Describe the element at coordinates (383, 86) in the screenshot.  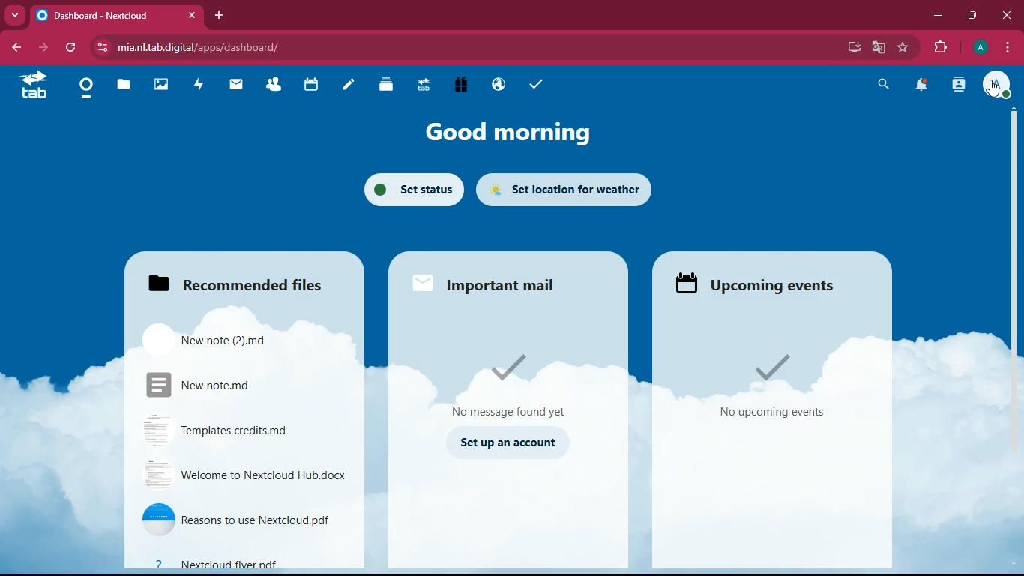
I see `layers` at that location.